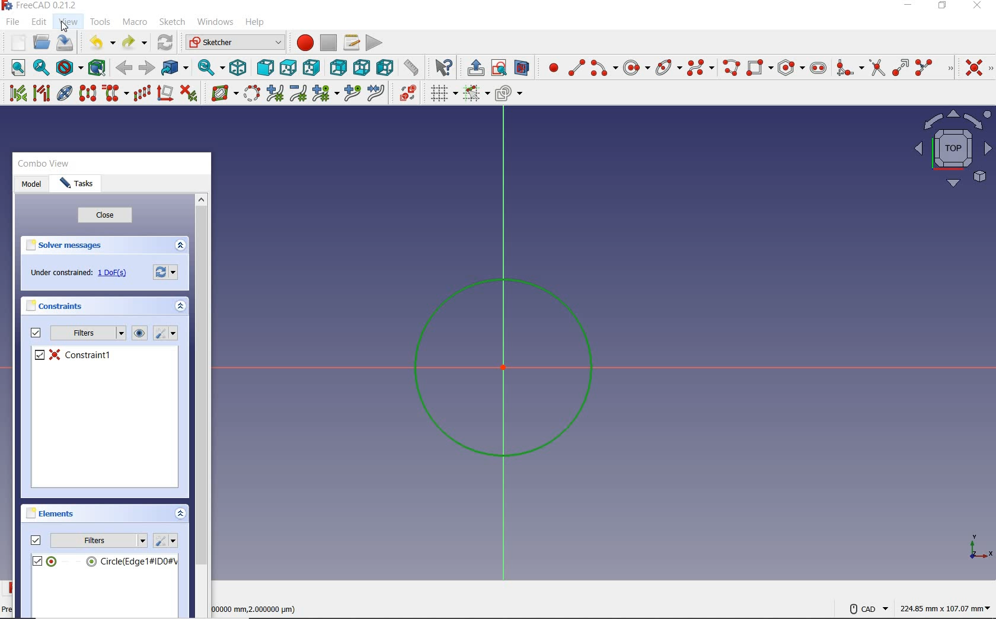  What do you see at coordinates (901, 66) in the screenshot?
I see `extend edge` at bounding box center [901, 66].